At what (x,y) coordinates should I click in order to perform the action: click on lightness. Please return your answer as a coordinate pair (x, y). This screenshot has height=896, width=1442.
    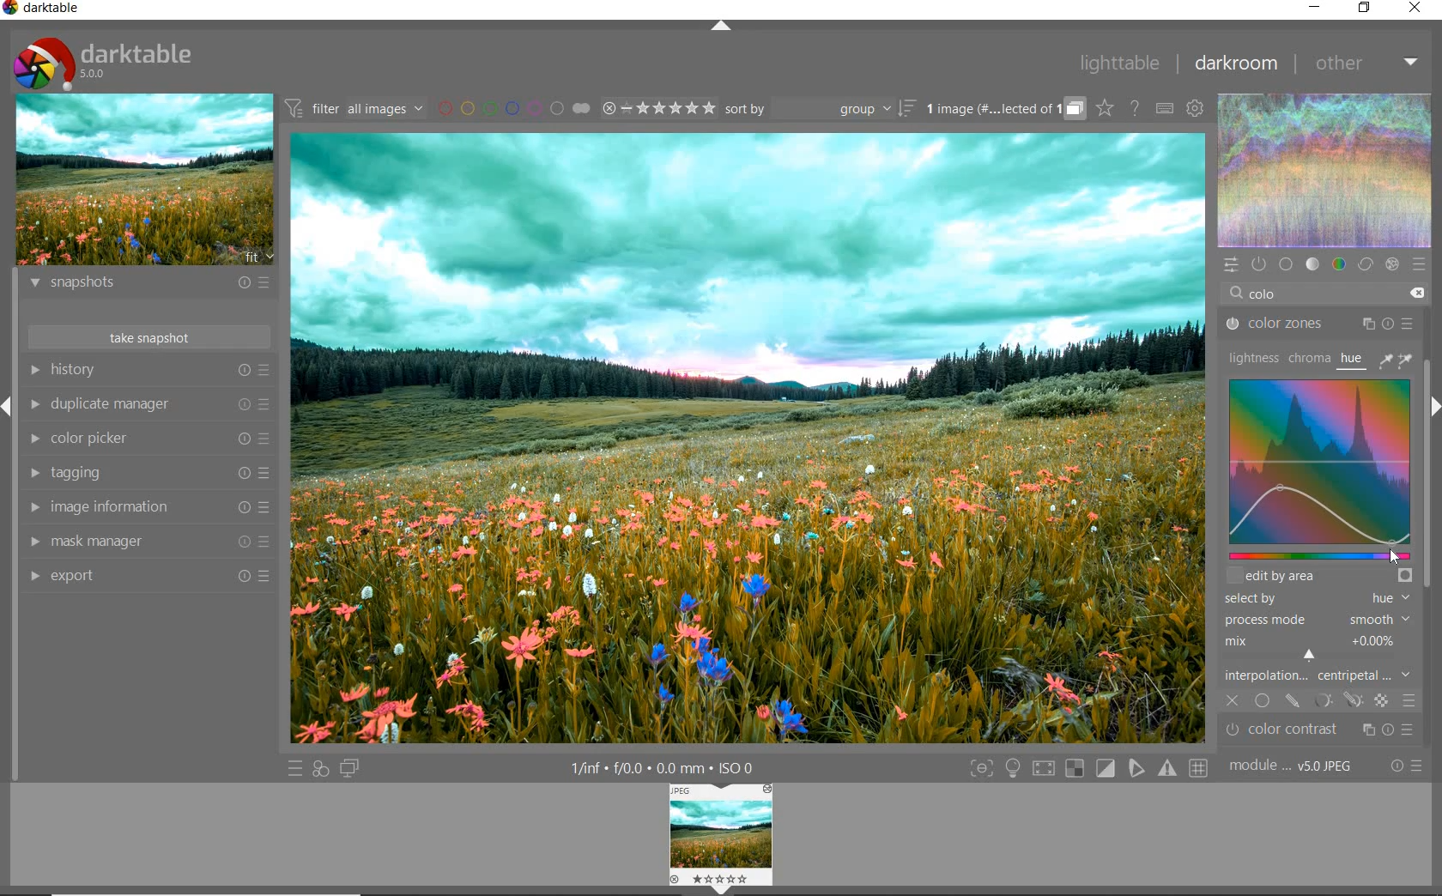
    Looking at the image, I should click on (1253, 357).